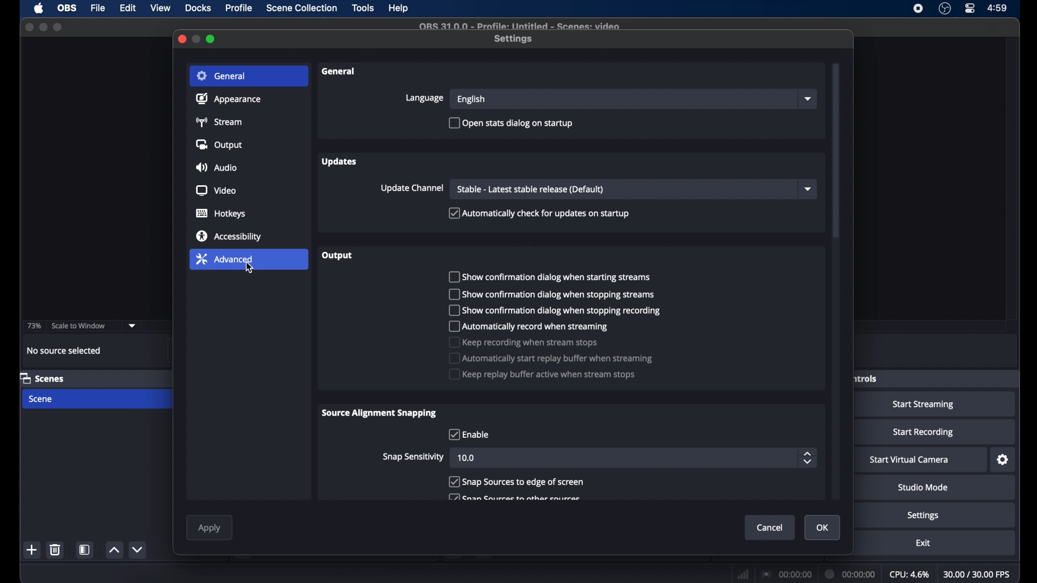 This screenshot has height=583, width=1037. Describe the element at coordinates (918, 9) in the screenshot. I see `screen recorder icon` at that location.